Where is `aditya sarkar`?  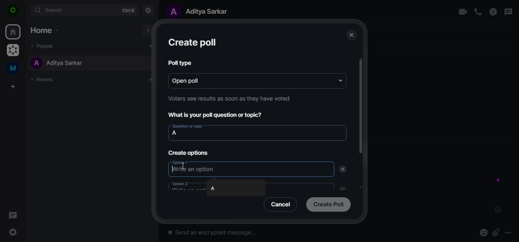
aditya sarkar is located at coordinates (201, 11).